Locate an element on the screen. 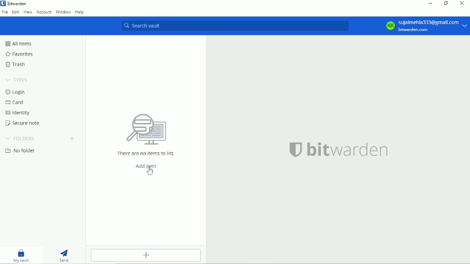  cursor is located at coordinates (151, 171).